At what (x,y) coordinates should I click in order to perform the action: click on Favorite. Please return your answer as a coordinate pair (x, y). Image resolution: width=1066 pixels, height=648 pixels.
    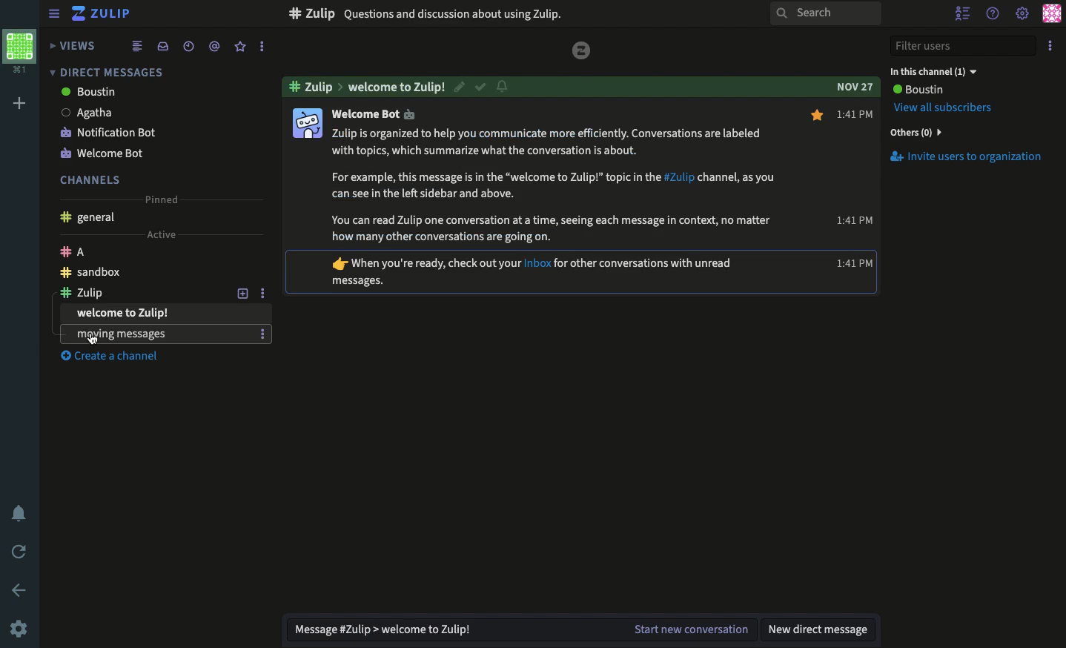
    Looking at the image, I should click on (818, 116).